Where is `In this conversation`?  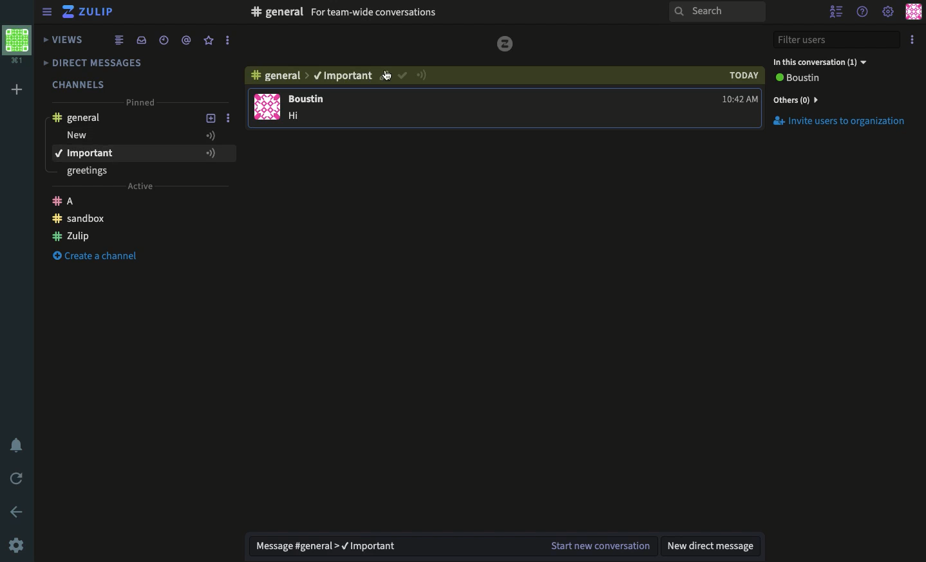
In this conversation is located at coordinates (821, 61).